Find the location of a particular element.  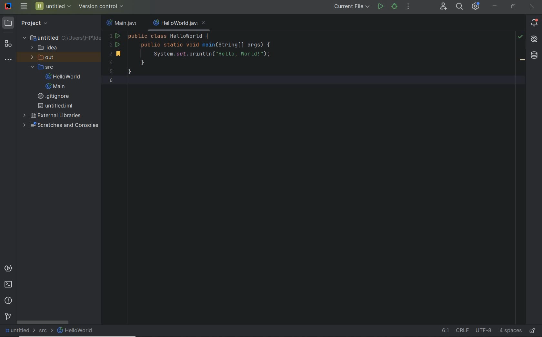

IDE and Project settings is located at coordinates (476, 7).